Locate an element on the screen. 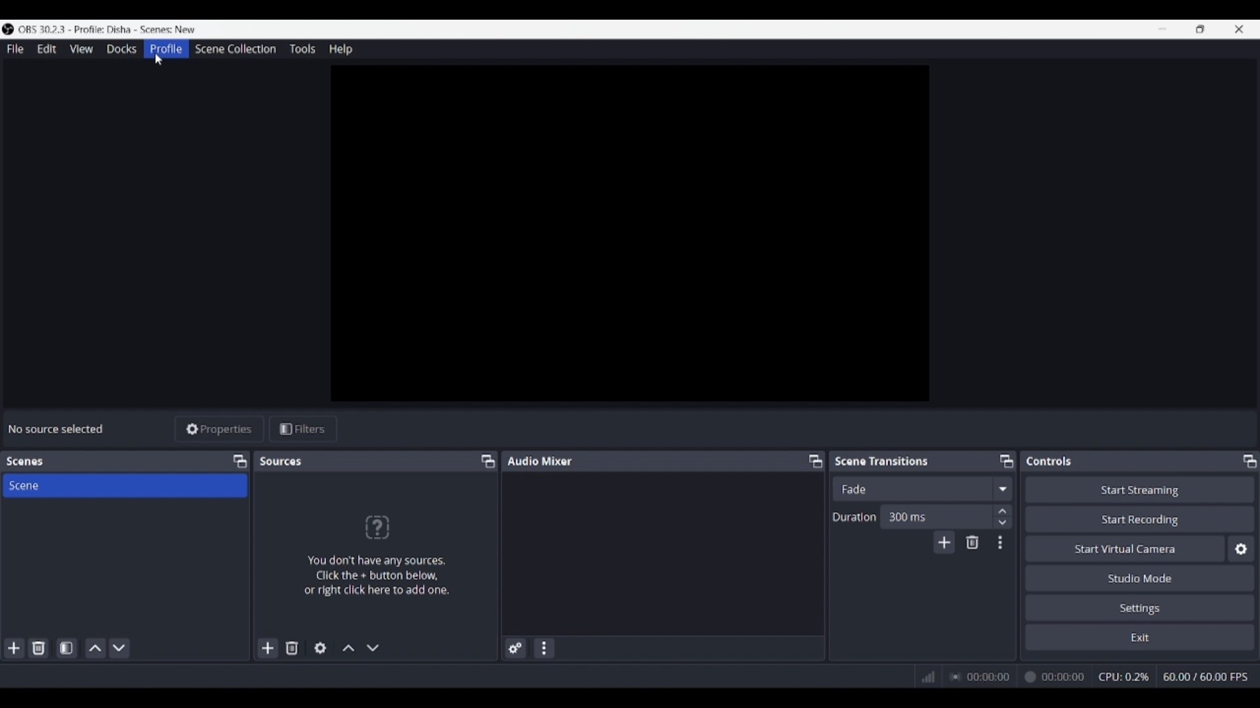 The height and width of the screenshot is (708, 1260). Help menu is located at coordinates (341, 49).